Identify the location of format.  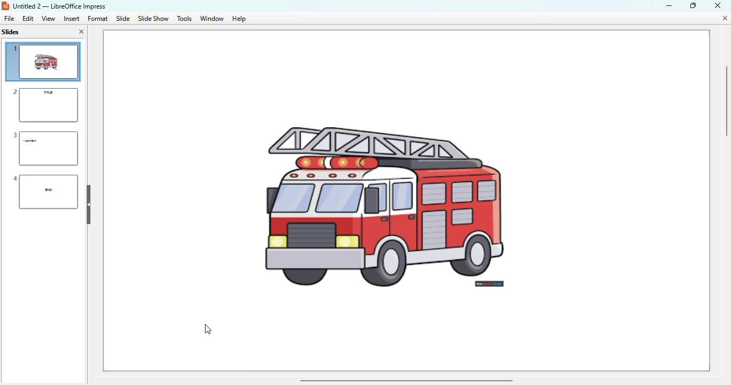
(97, 18).